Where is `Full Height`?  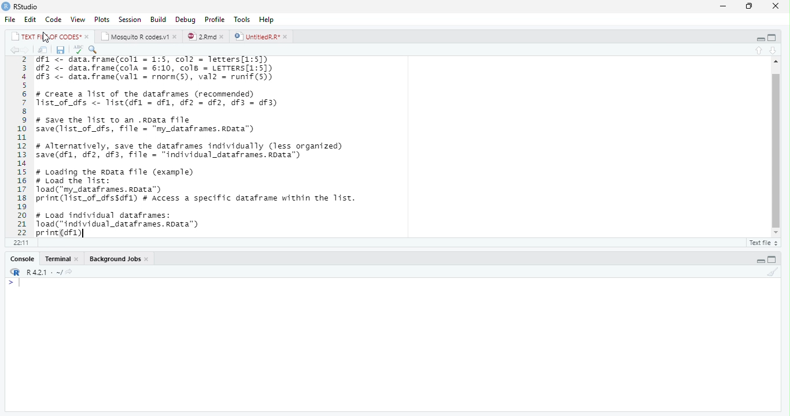 Full Height is located at coordinates (773, 259).